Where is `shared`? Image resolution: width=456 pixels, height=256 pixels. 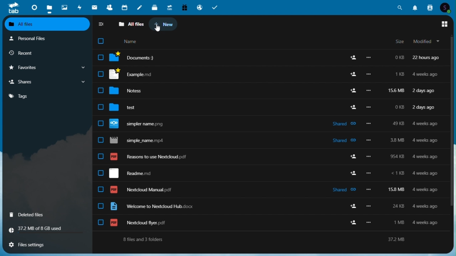 shared is located at coordinates (344, 190).